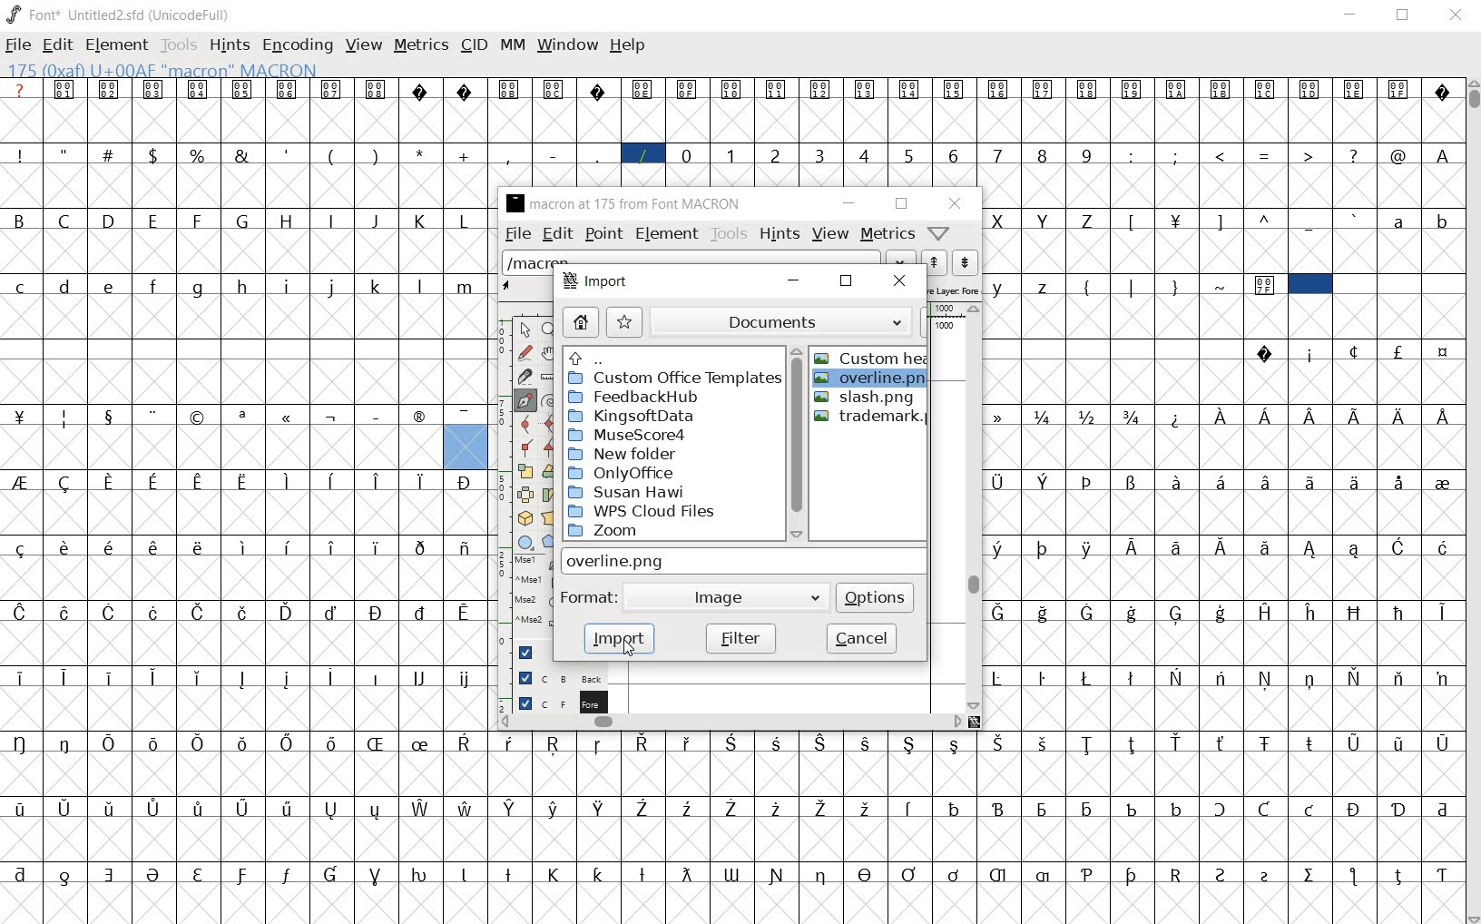  What do you see at coordinates (1177, 807) in the screenshot?
I see `Symbol` at bounding box center [1177, 807].